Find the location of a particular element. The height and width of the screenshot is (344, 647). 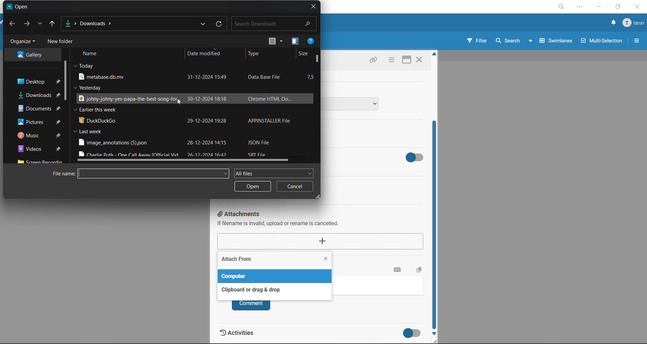

show preview is located at coordinates (295, 43).